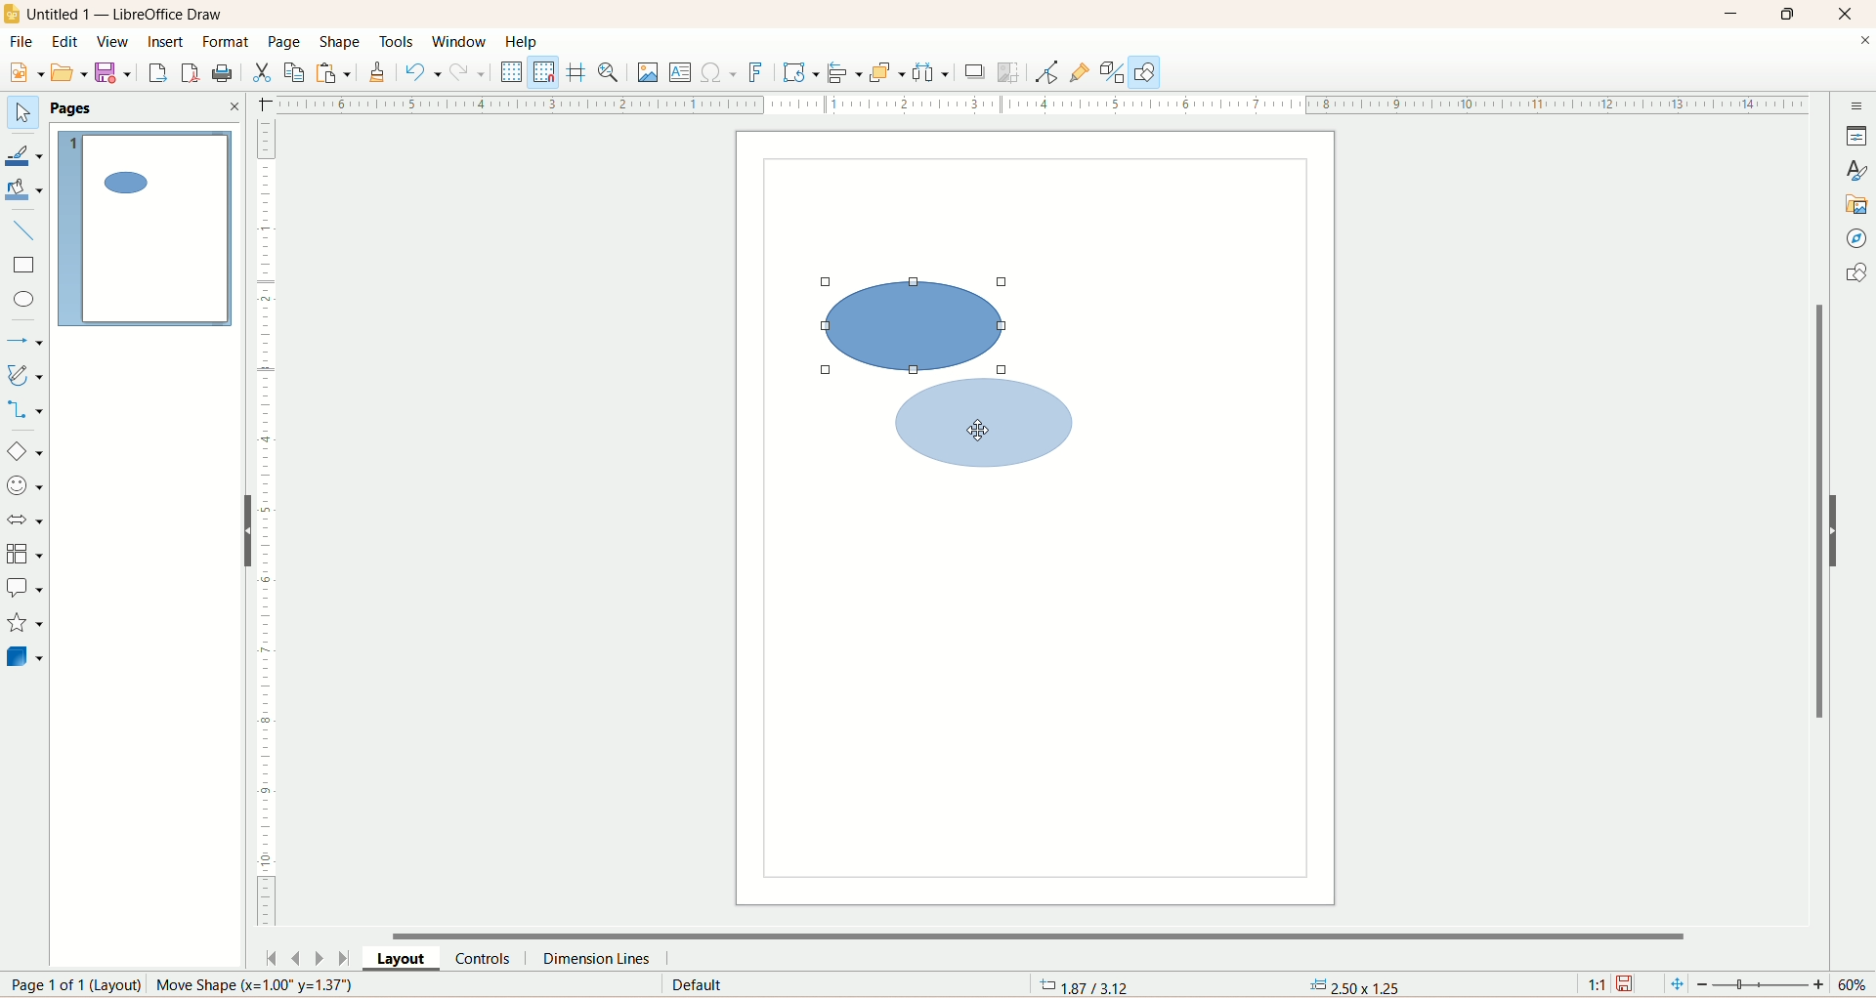 The image size is (1876, 998). Describe the element at coordinates (1599, 982) in the screenshot. I see `scaling factor` at that location.